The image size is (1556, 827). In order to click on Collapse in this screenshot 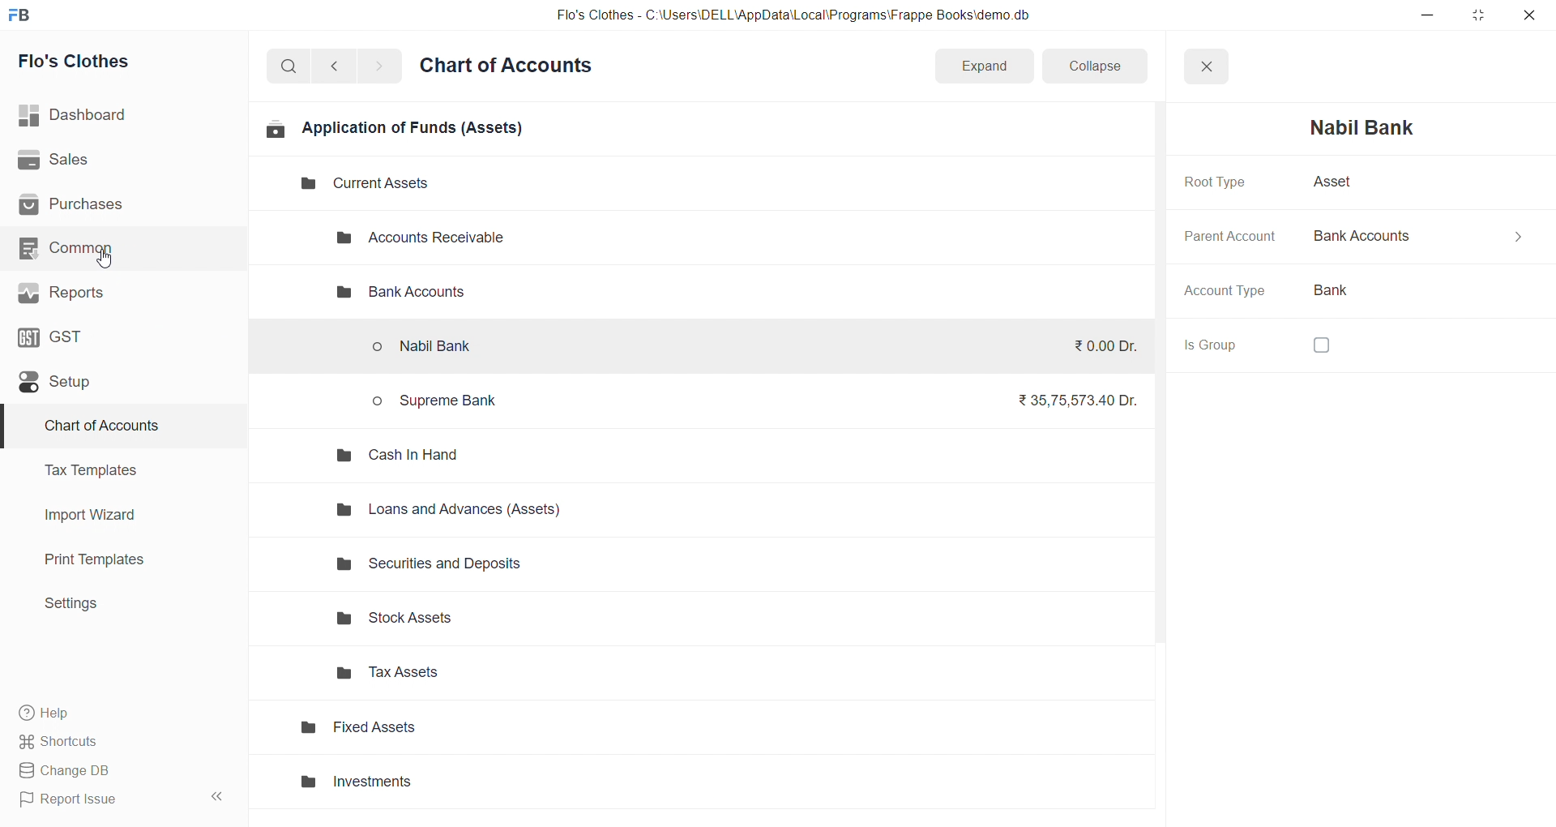, I will do `click(1095, 64)`.